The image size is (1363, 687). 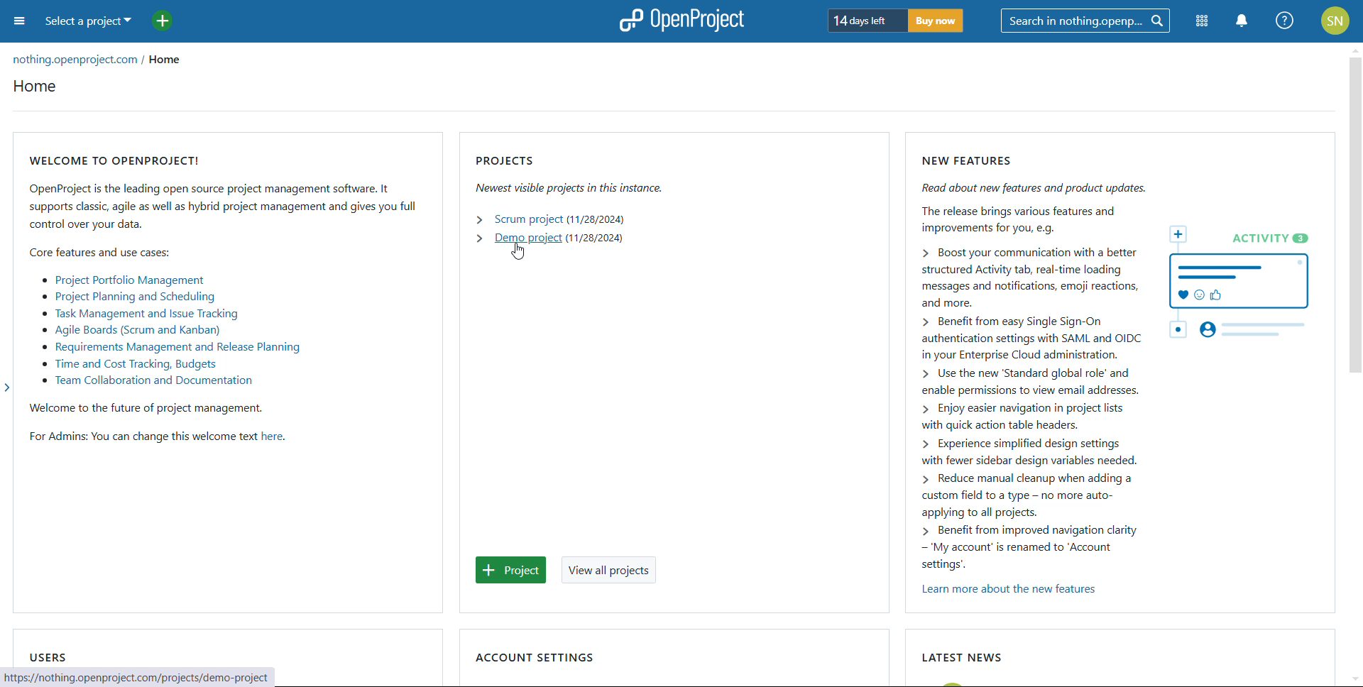 What do you see at coordinates (534, 658) in the screenshot?
I see `account settings` at bounding box center [534, 658].